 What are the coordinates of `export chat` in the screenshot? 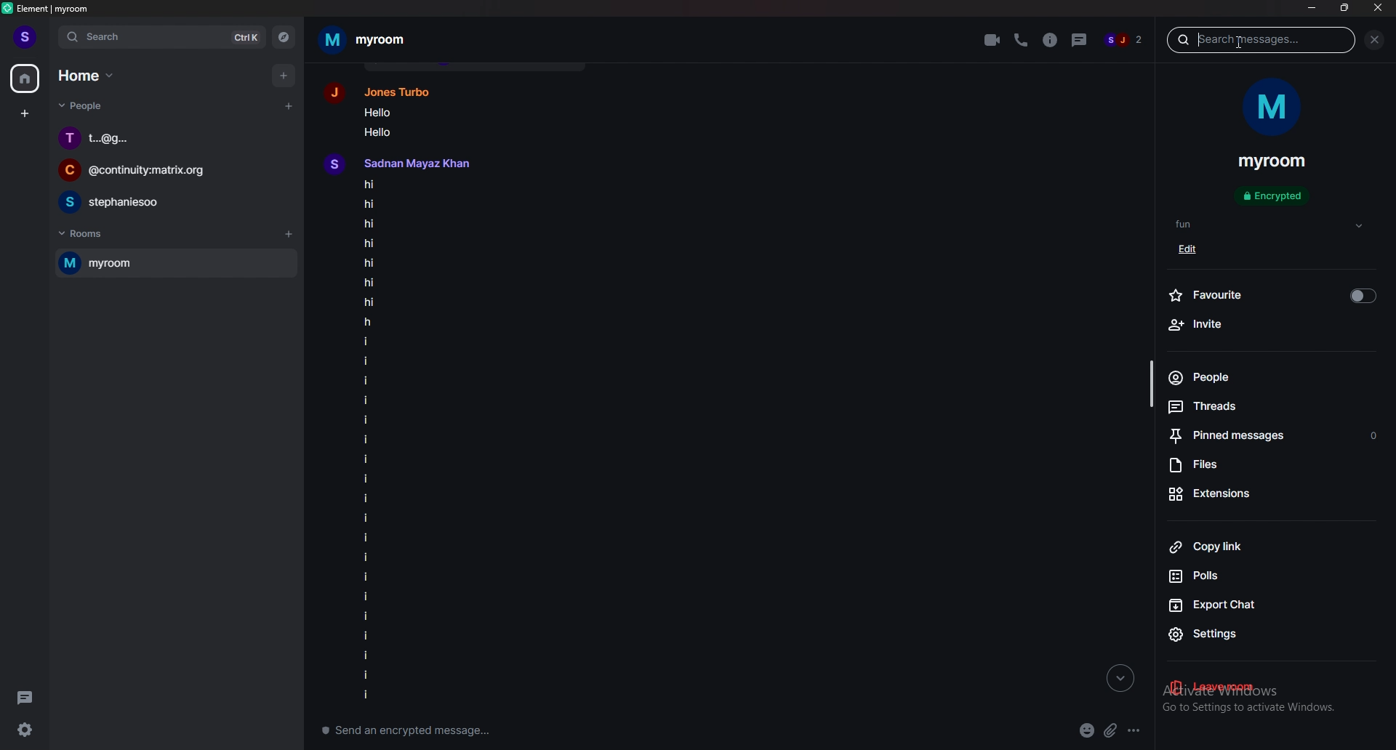 It's located at (1245, 606).